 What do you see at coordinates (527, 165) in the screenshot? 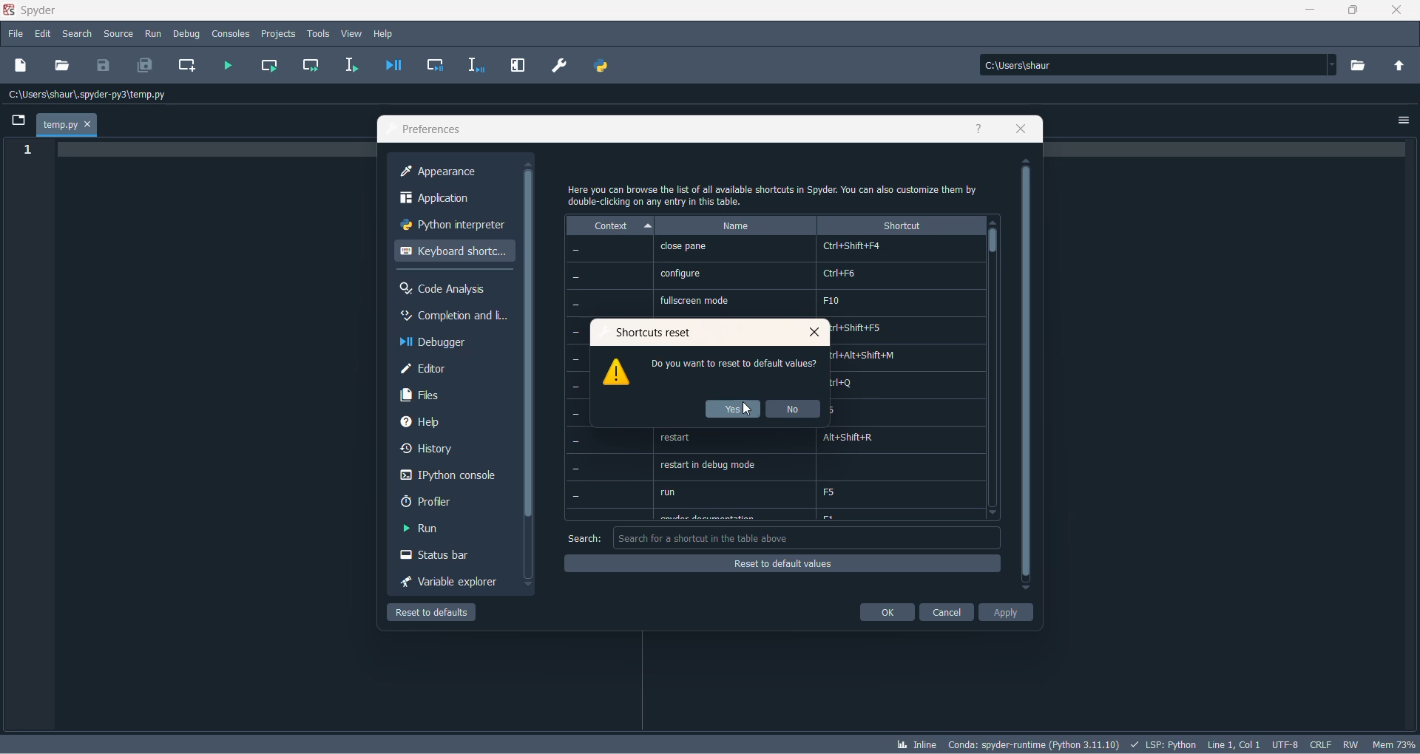
I see `move up` at bounding box center [527, 165].